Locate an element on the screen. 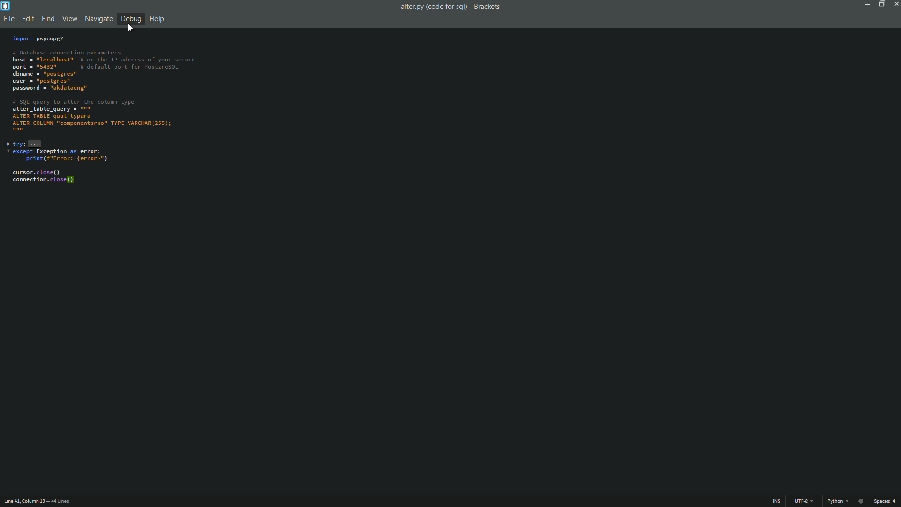 The width and height of the screenshot is (901, 507). Number of lines is located at coordinates (62, 501).